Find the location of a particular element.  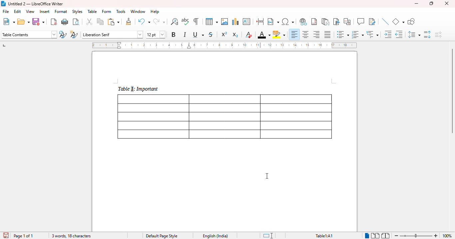

table is located at coordinates (92, 11).